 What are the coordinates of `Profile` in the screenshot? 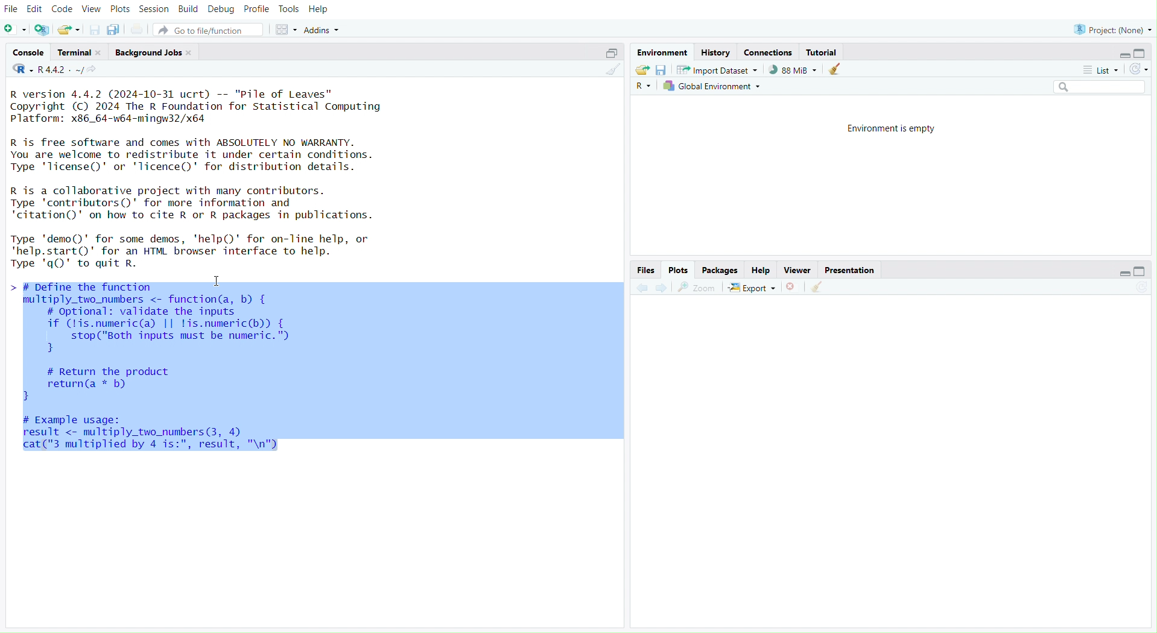 It's located at (255, 11).